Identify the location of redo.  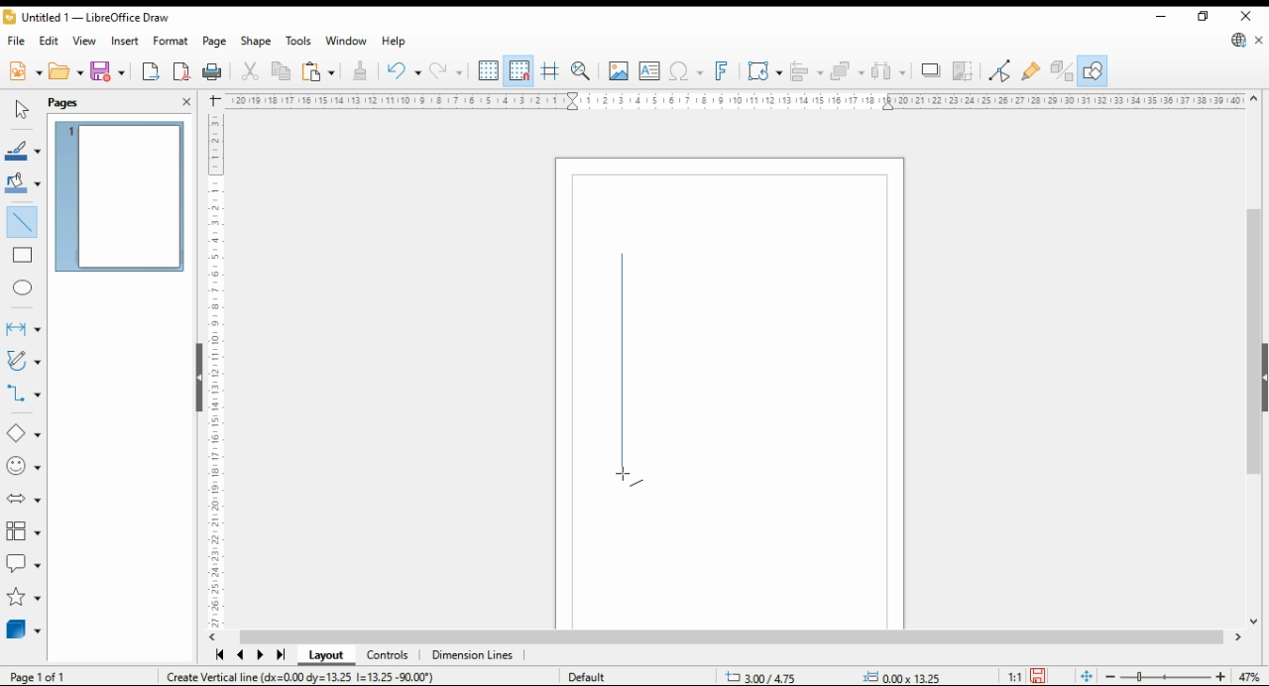
(403, 72).